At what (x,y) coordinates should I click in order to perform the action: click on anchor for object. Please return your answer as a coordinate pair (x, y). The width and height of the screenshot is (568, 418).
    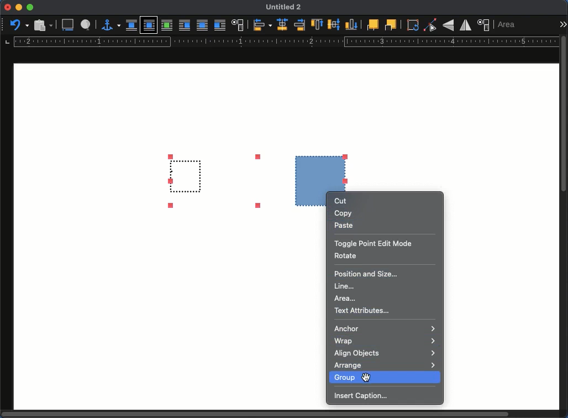
    Looking at the image, I should click on (112, 27).